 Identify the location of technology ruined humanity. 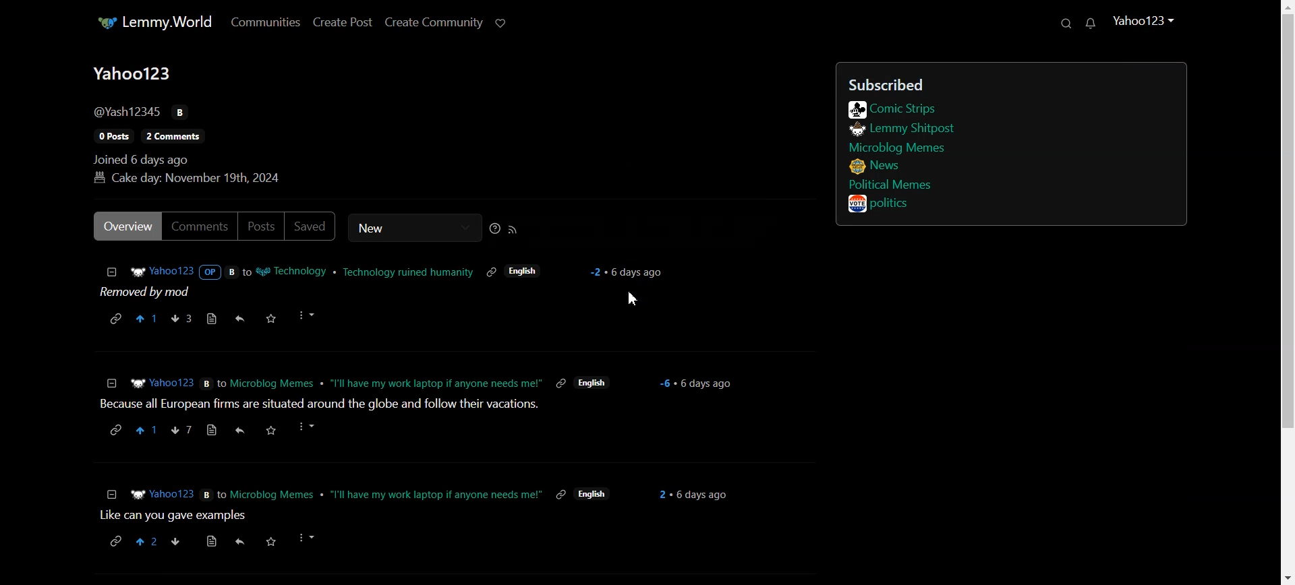
(409, 272).